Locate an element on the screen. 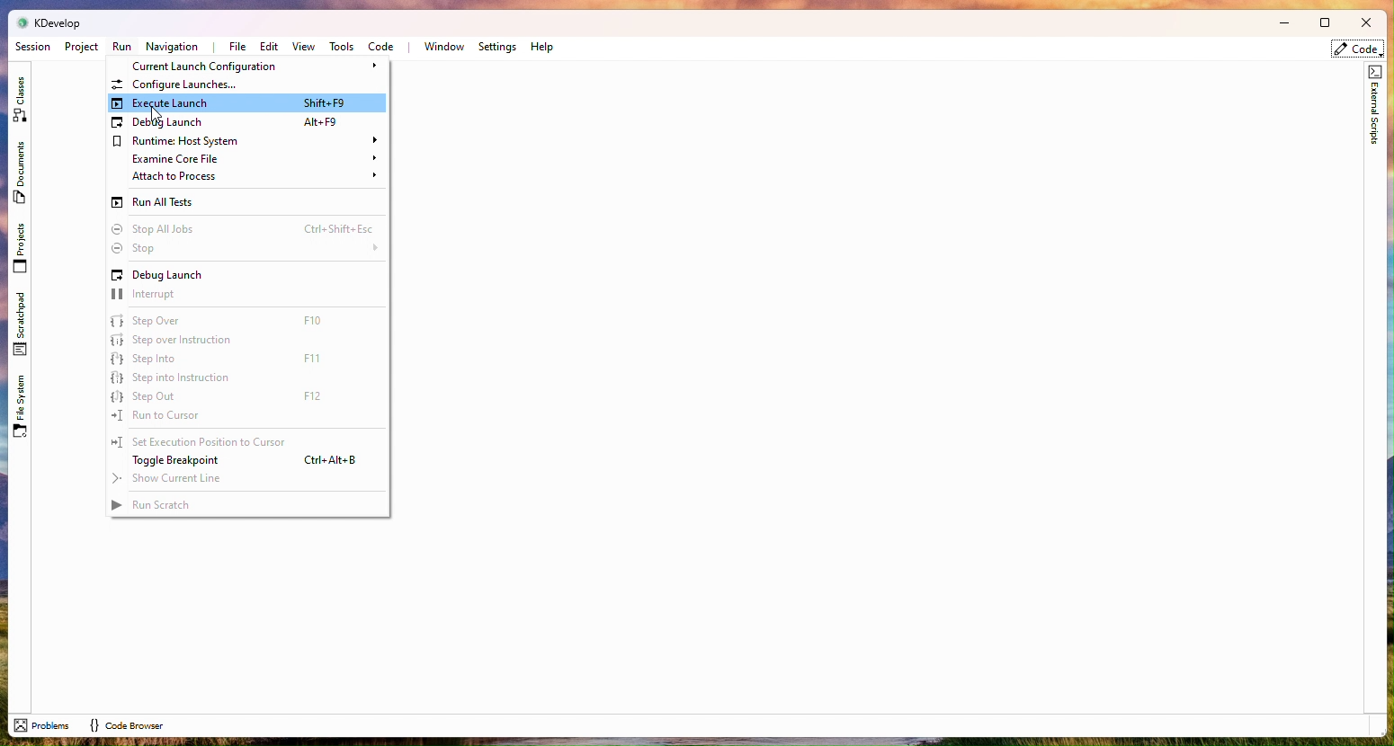 This screenshot has height=746, width=1394. External scripts is located at coordinates (1376, 111).